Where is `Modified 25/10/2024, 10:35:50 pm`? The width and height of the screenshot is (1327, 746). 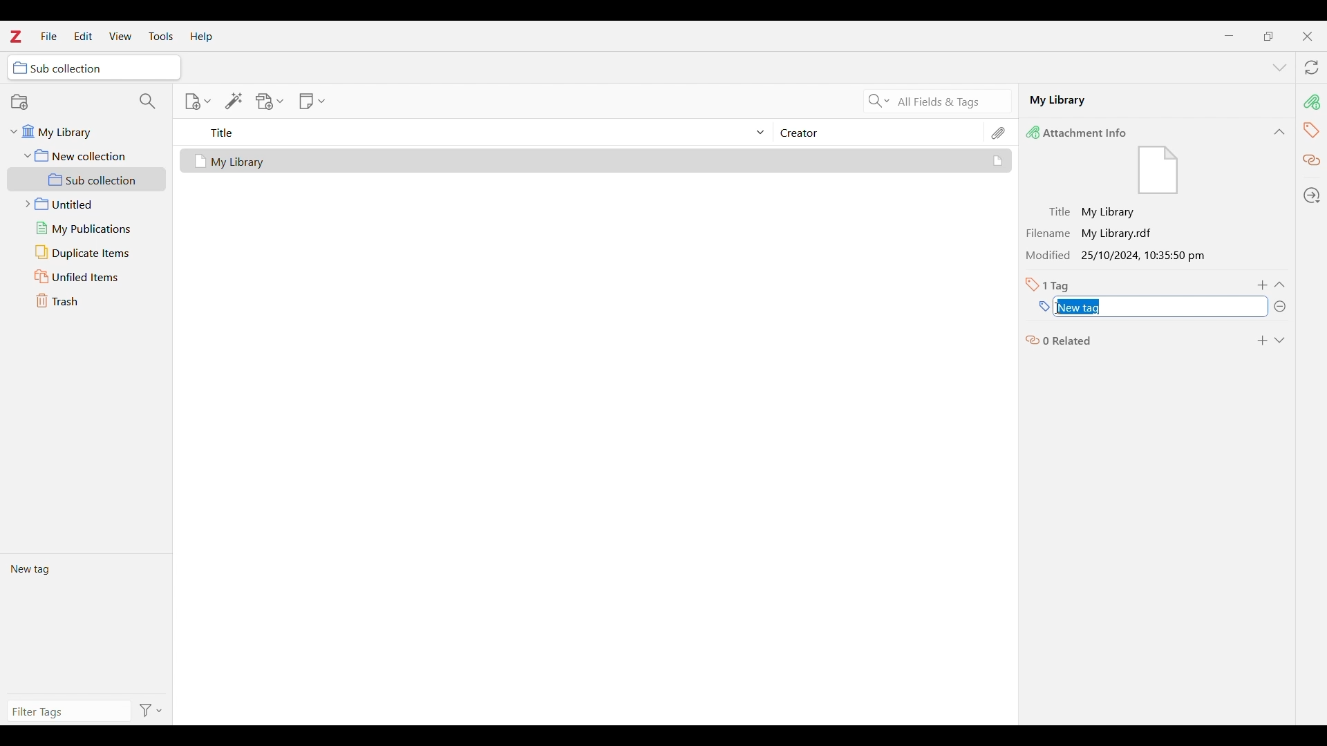 Modified 25/10/2024, 10:35:50 pm is located at coordinates (1120, 256).